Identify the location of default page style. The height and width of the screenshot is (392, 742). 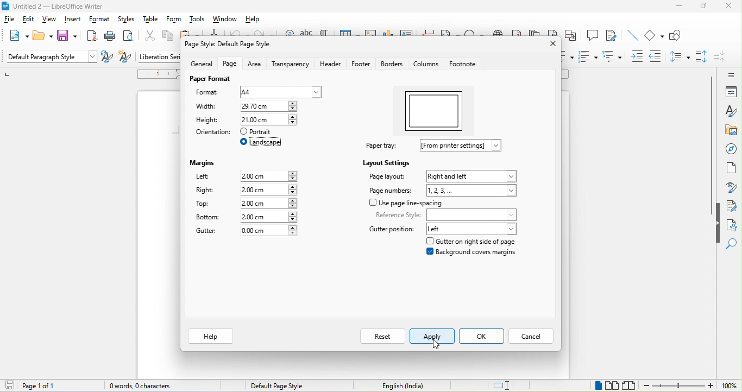
(284, 386).